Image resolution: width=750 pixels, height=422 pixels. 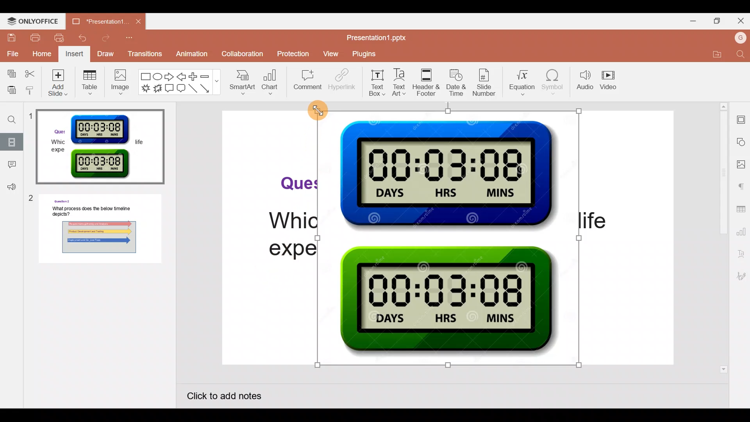 What do you see at coordinates (59, 85) in the screenshot?
I see `Add slide` at bounding box center [59, 85].